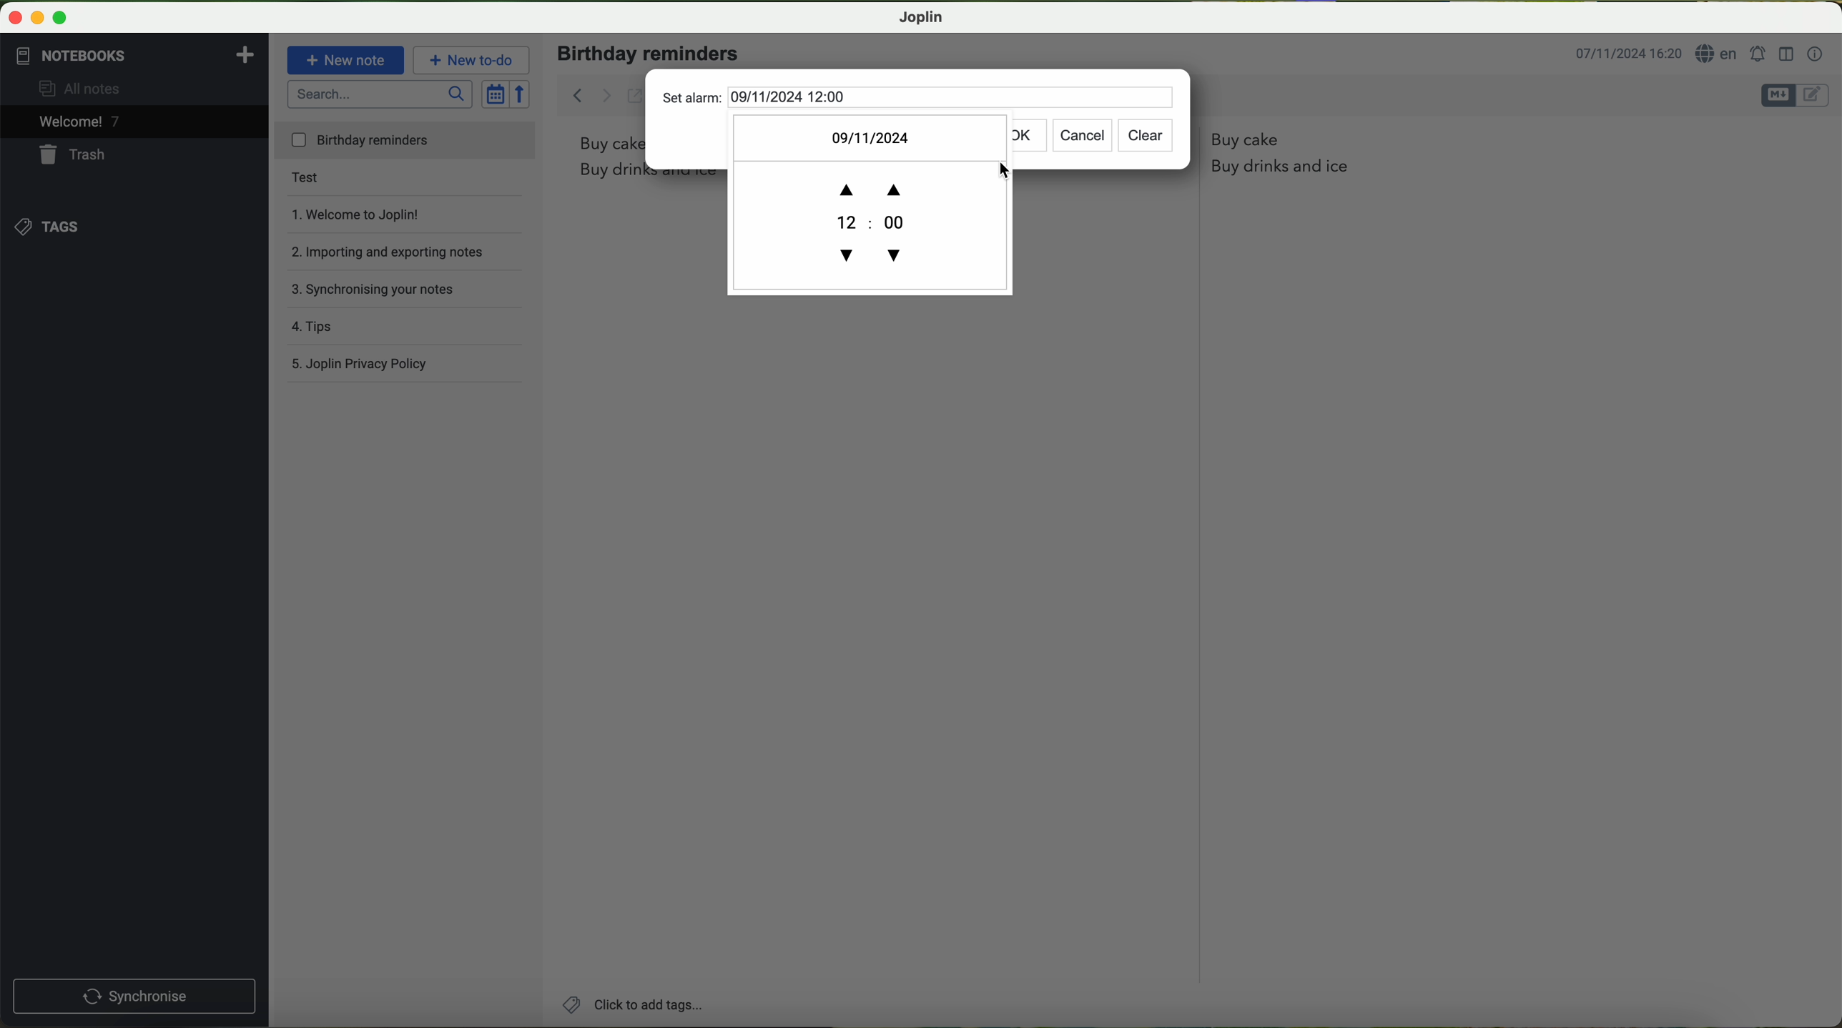 Image resolution: width=1842 pixels, height=1028 pixels. Describe the element at coordinates (877, 252) in the screenshot. I see `decrease` at that location.